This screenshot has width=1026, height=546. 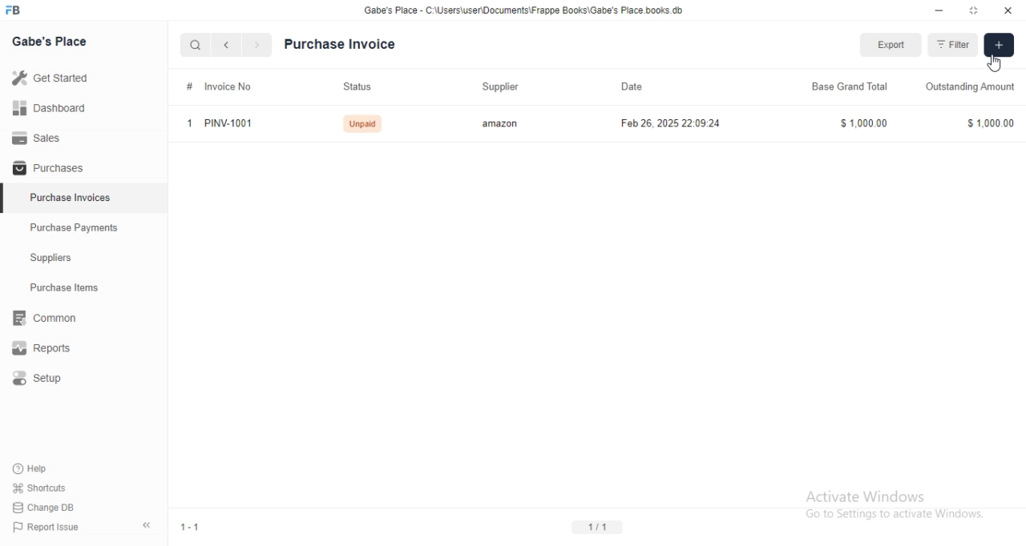 What do you see at coordinates (83, 167) in the screenshot?
I see `Purchases` at bounding box center [83, 167].